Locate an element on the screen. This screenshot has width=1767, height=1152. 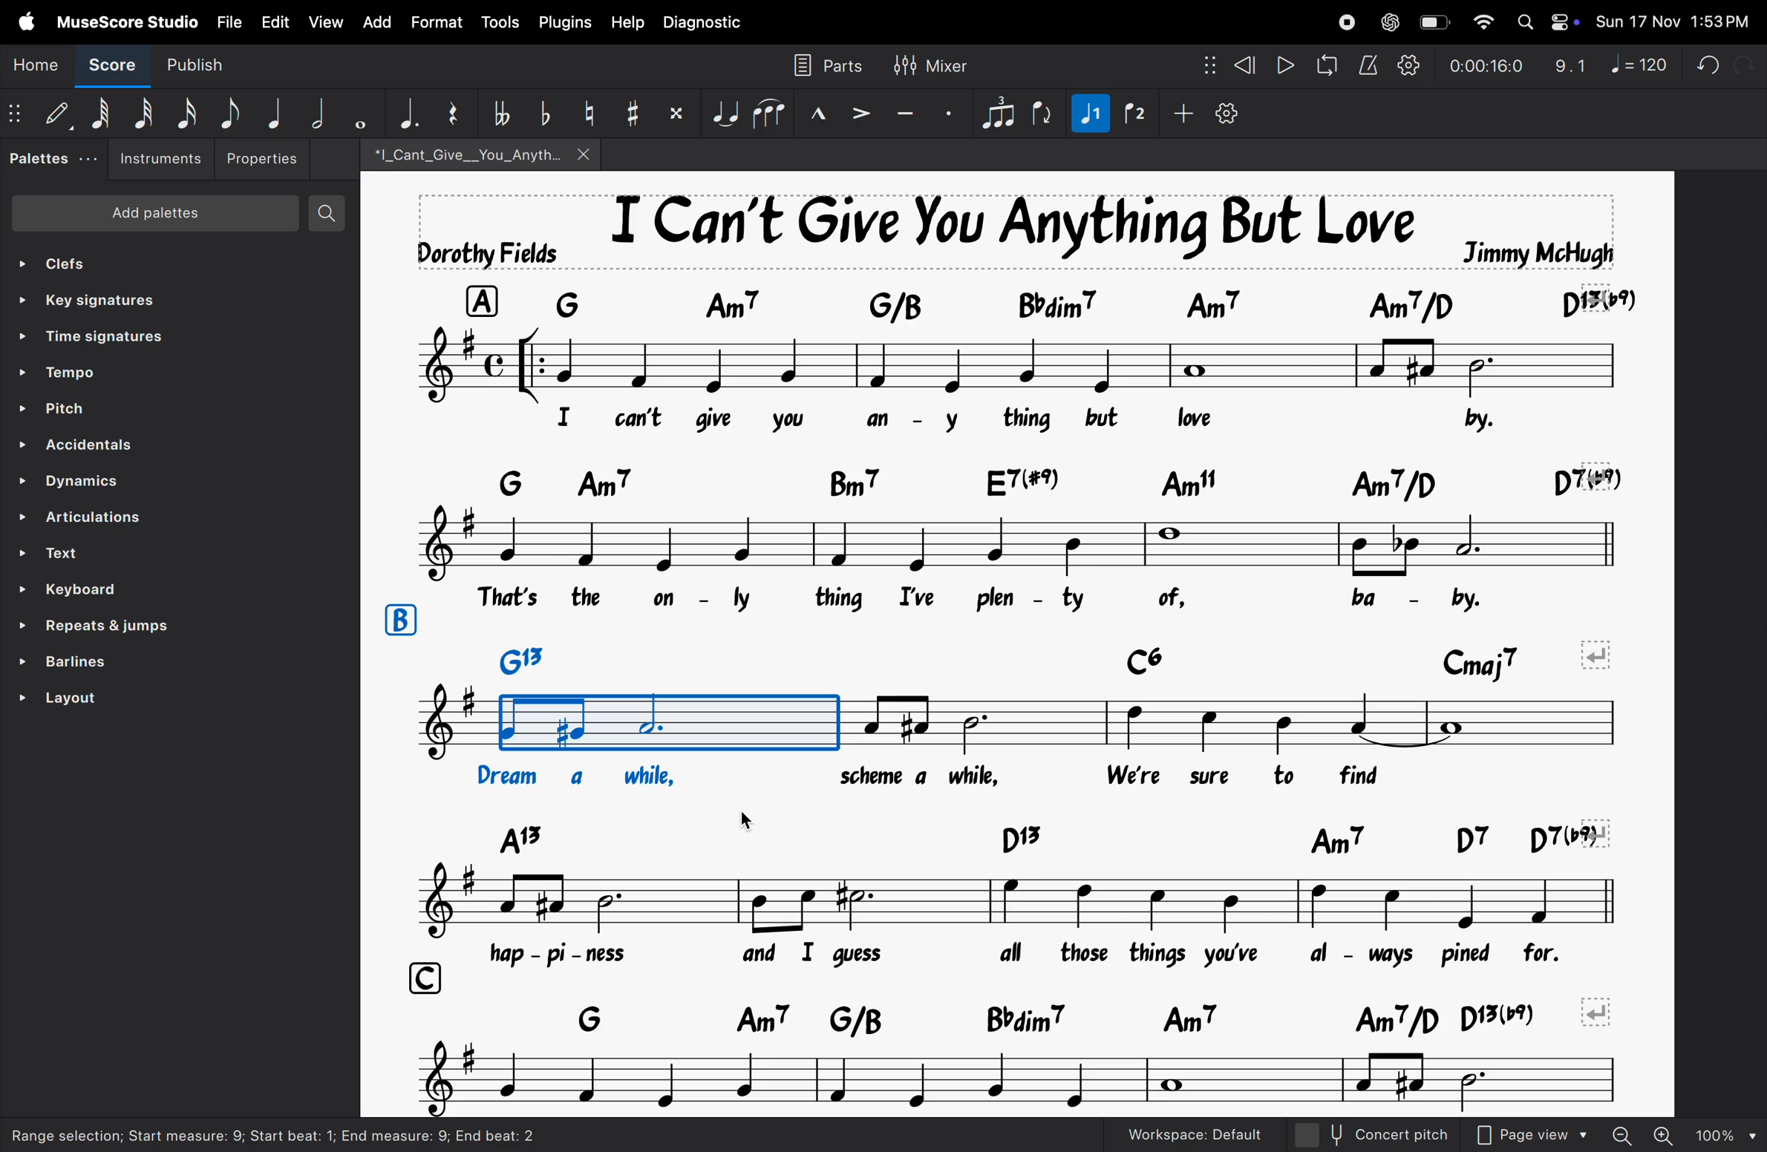
16 th note is located at coordinates (187, 114).